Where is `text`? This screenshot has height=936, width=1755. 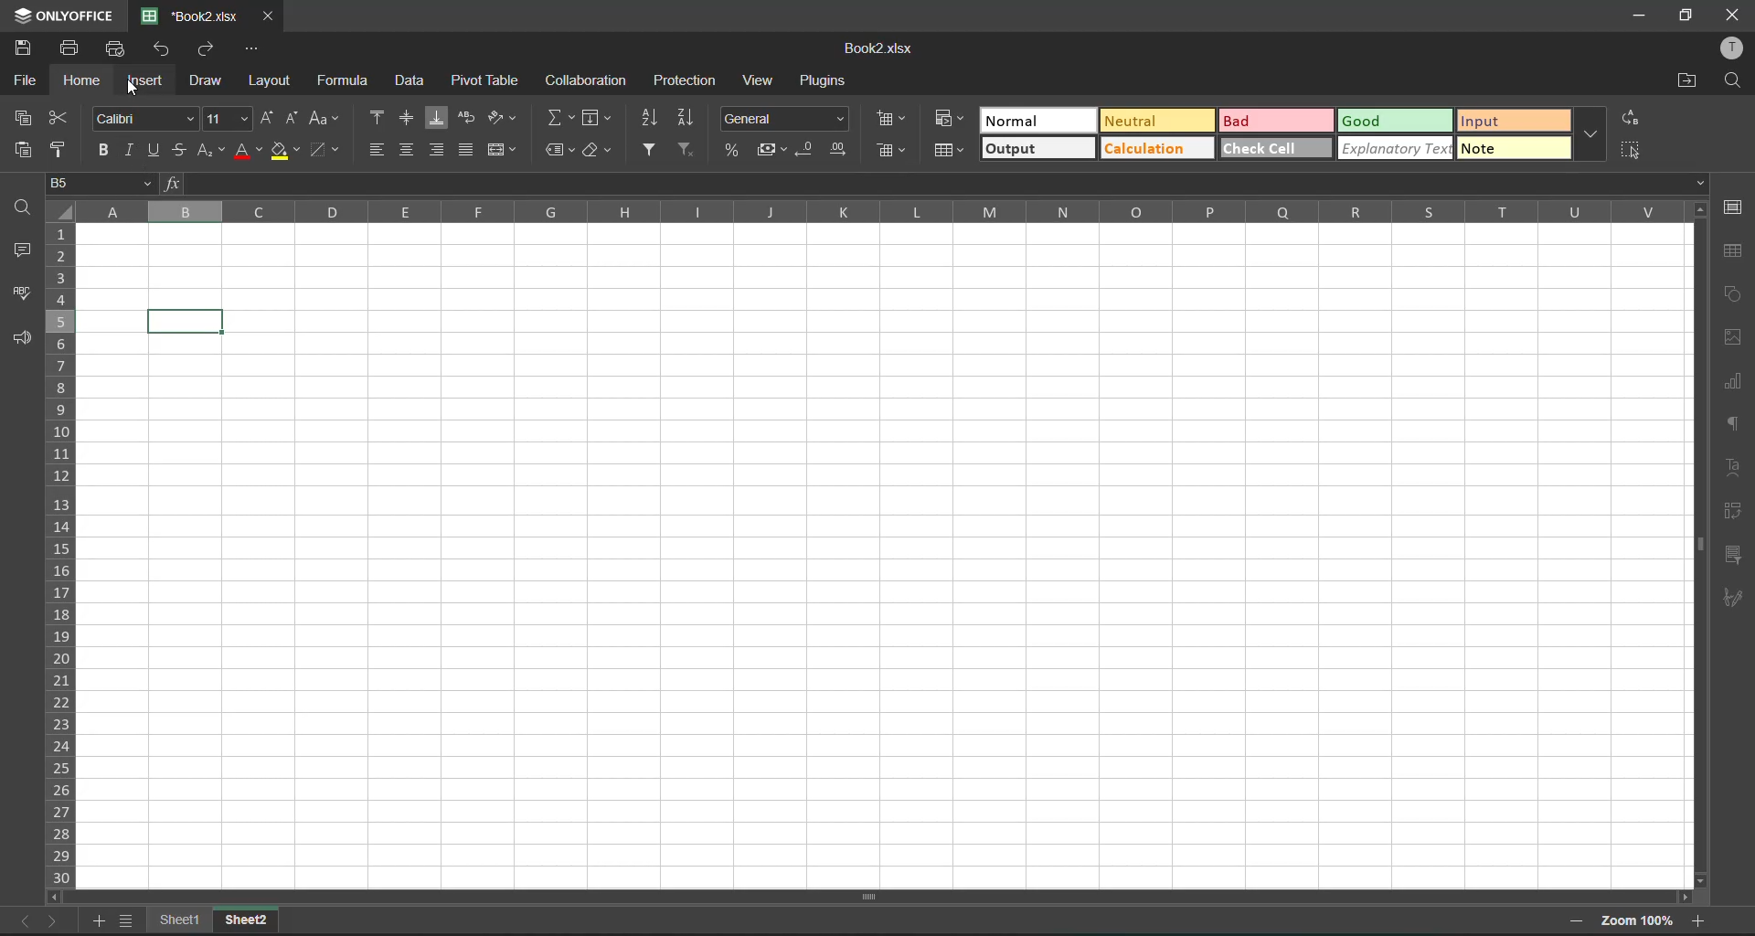 text is located at coordinates (1735, 469).